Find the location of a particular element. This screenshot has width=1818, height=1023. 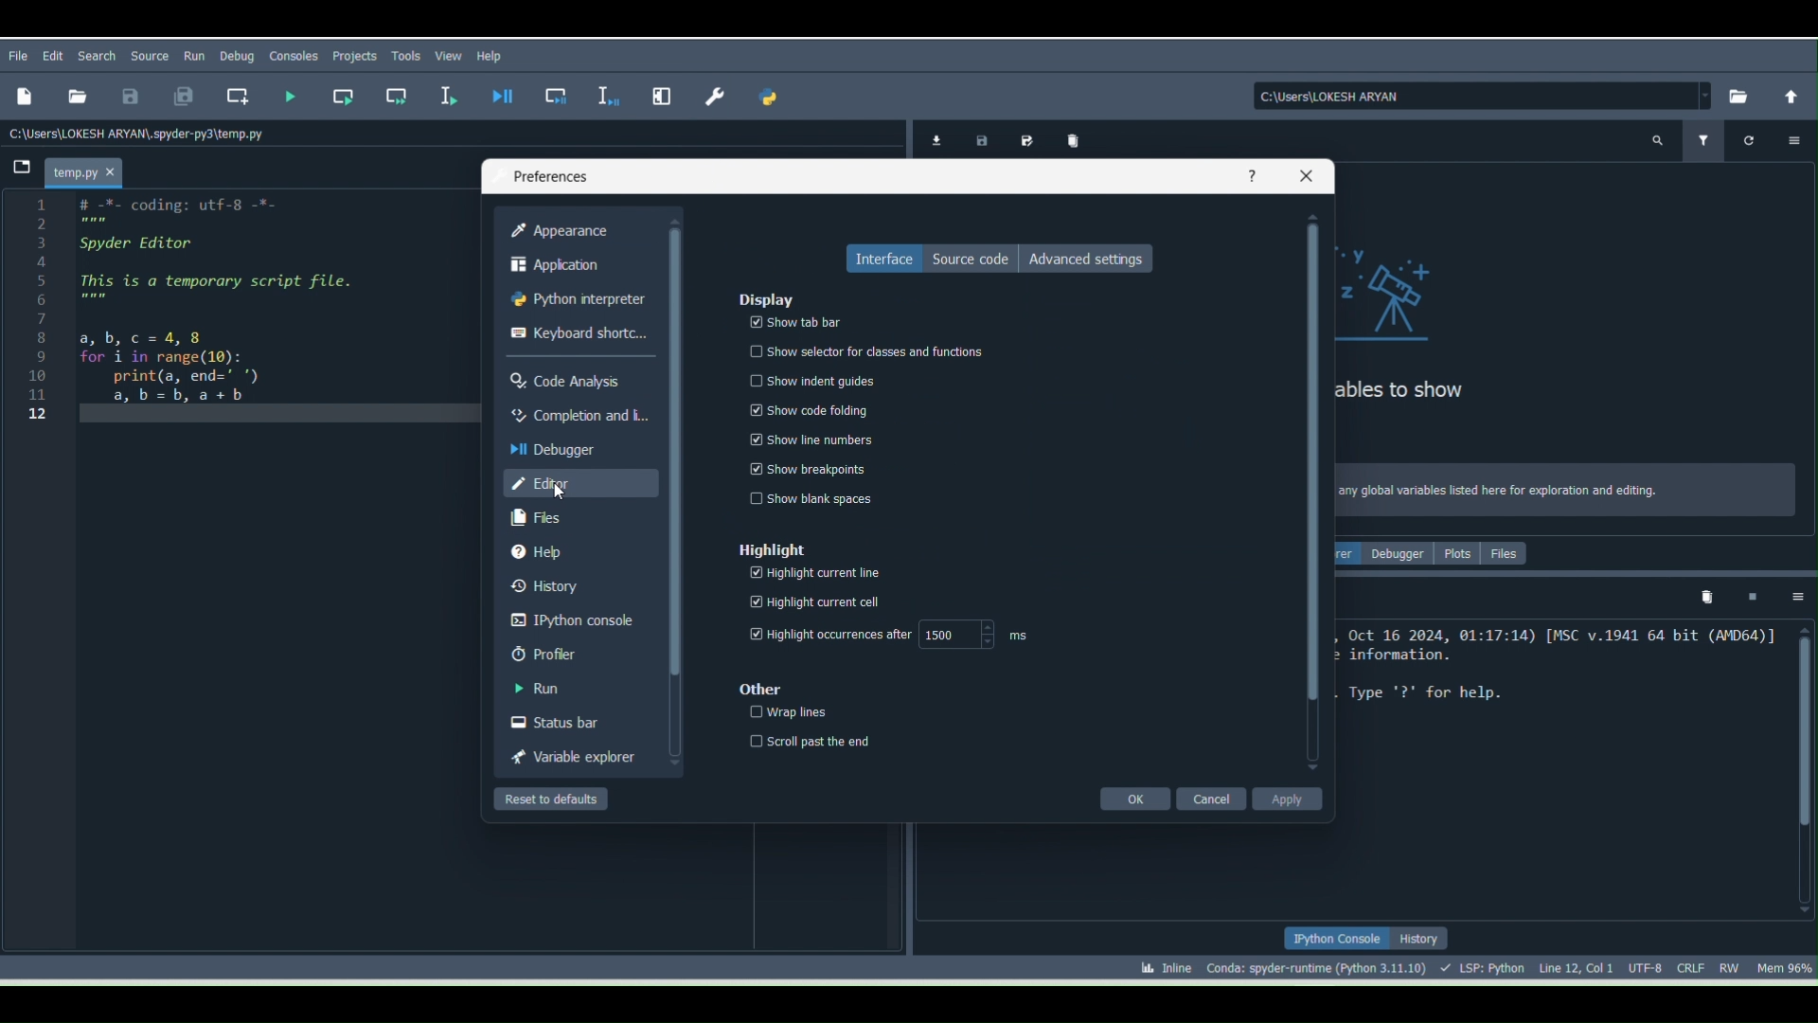

Variable explorer is located at coordinates (576, 757).